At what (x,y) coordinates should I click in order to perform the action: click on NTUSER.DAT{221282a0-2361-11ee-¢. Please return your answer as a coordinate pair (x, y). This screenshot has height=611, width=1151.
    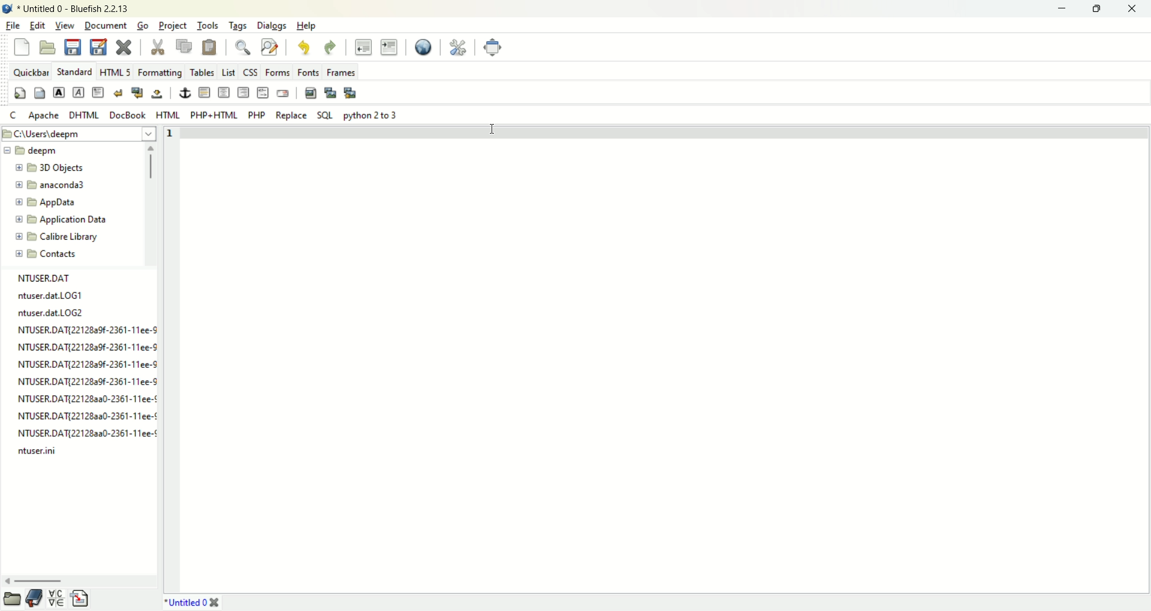
    Looking at the image, I should click on (86, 414).